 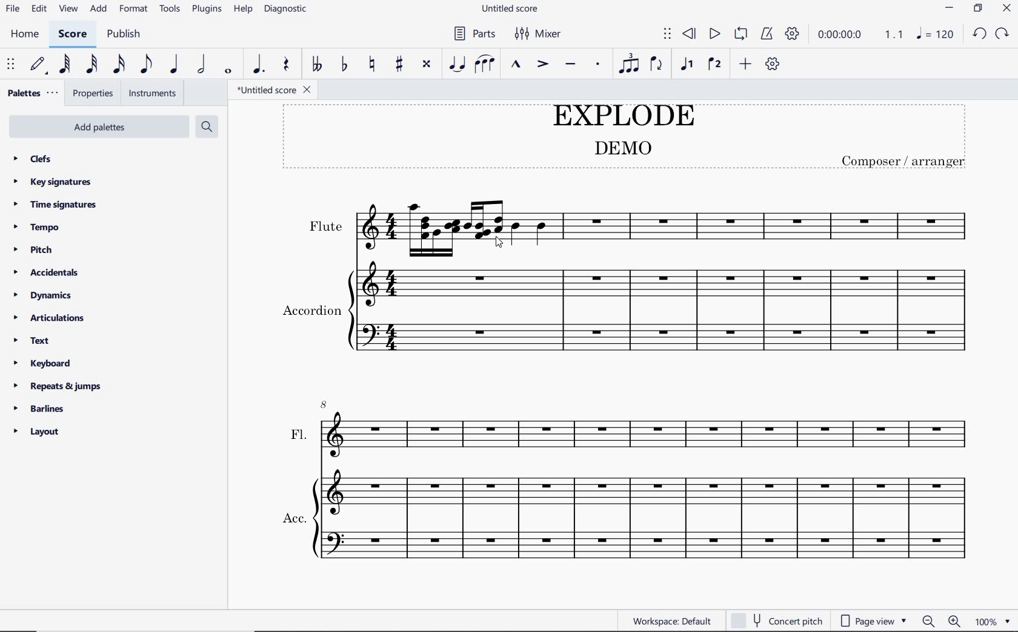 What do you see at coordinates (39, 65) in the screenshot?
I see `default (step time)` at bounding box center [39, 65].